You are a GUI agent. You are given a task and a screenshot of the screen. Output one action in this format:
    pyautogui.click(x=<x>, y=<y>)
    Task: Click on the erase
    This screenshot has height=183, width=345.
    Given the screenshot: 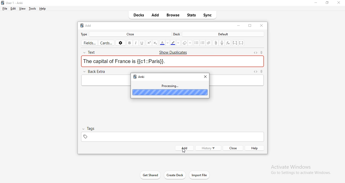 What is the action you would take?
    pyautogui.click(x=186, y=43)
    